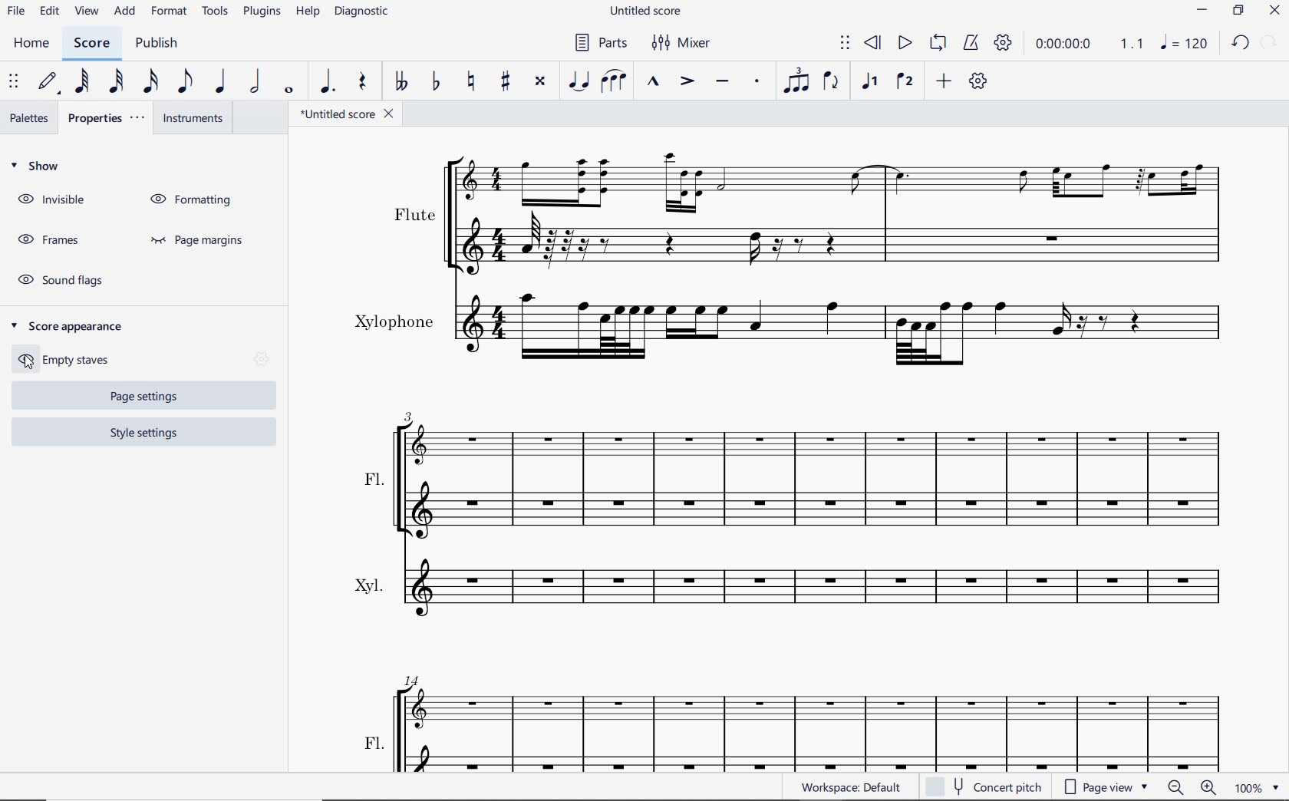  Describe the element at coordinates (55, 279) in the screenshot. I see `SOUND FLAGS` at that location.